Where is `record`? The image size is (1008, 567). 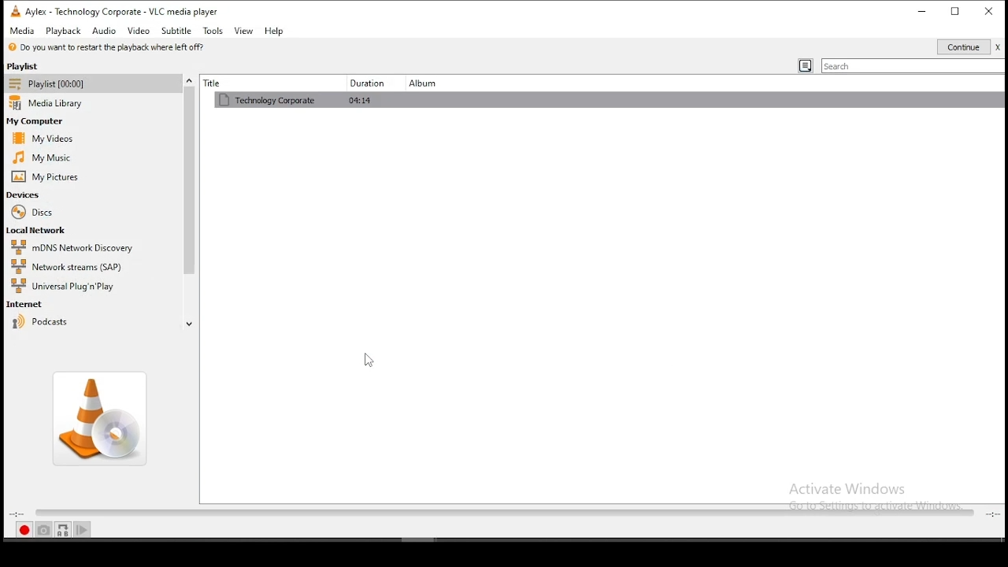 record is located at coordinates (24, 531).